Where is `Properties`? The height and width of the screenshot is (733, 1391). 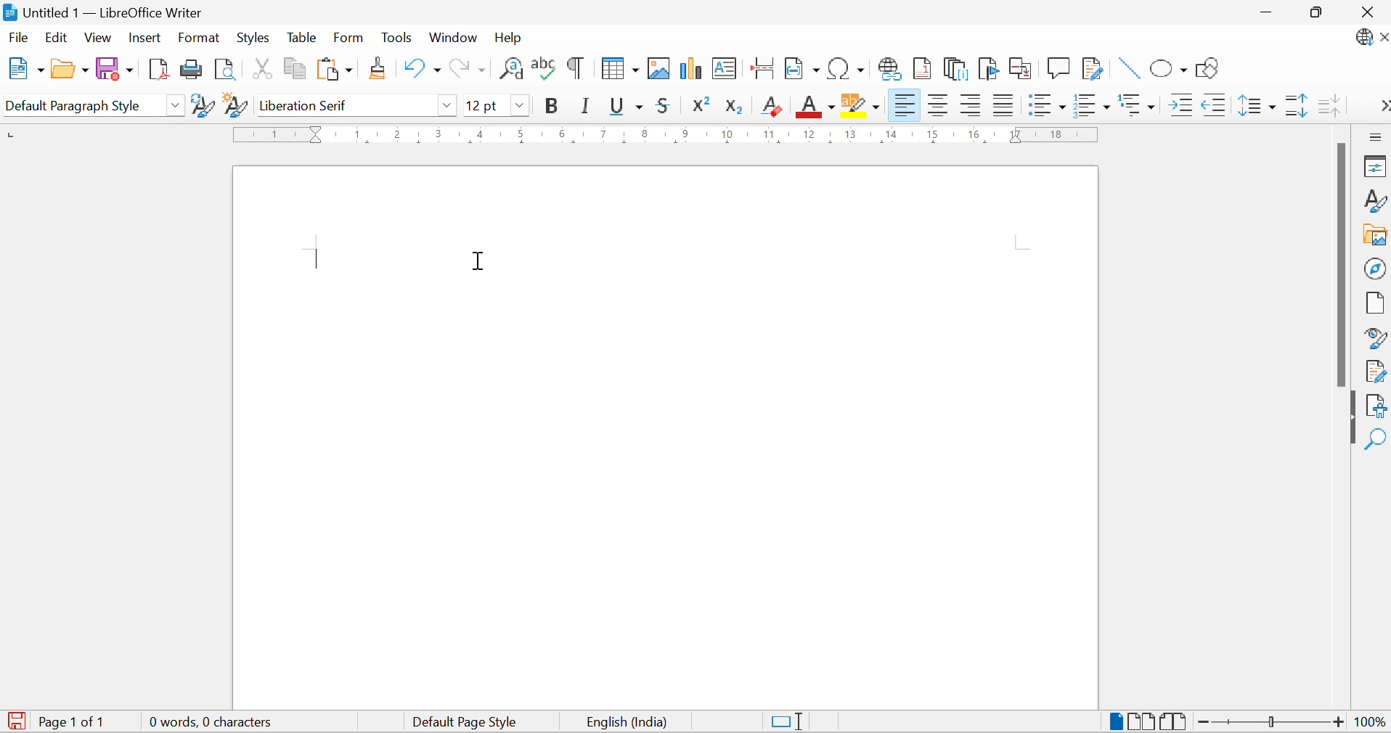
Properties is located at coordinates (1374, 167).